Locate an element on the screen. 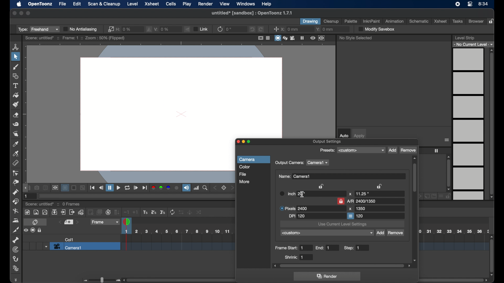 Image resolution: width=504 pixels, height=283 pixels. 11.25 is located at coordinates (362, 193).